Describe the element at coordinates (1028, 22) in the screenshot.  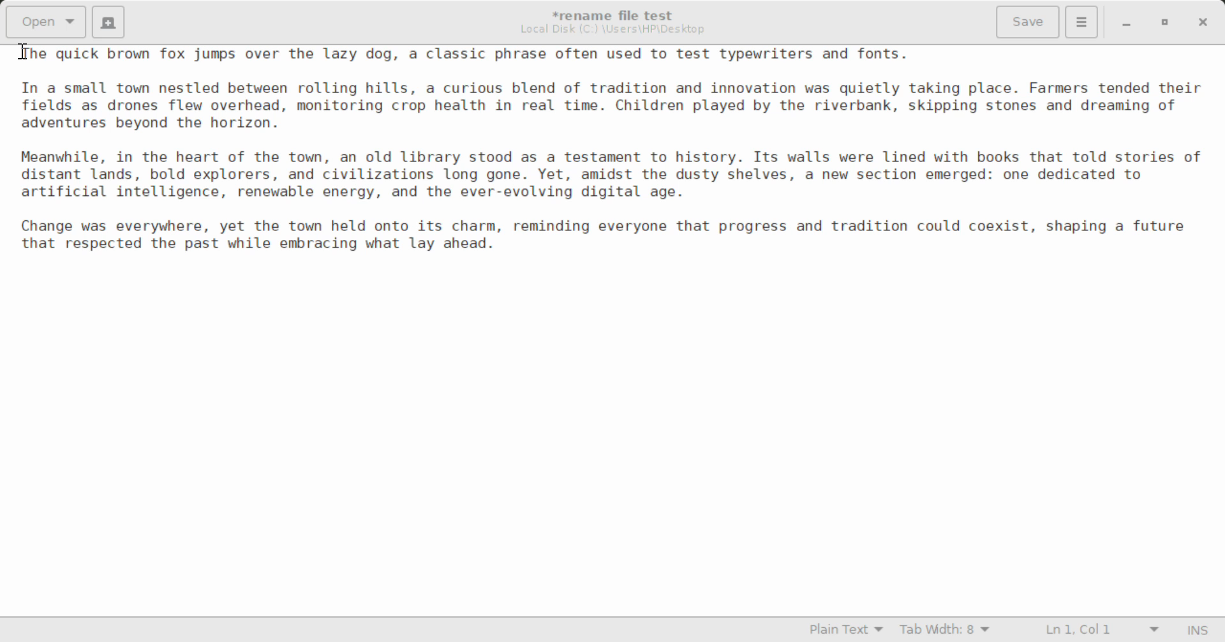
I see `Save` at that location.